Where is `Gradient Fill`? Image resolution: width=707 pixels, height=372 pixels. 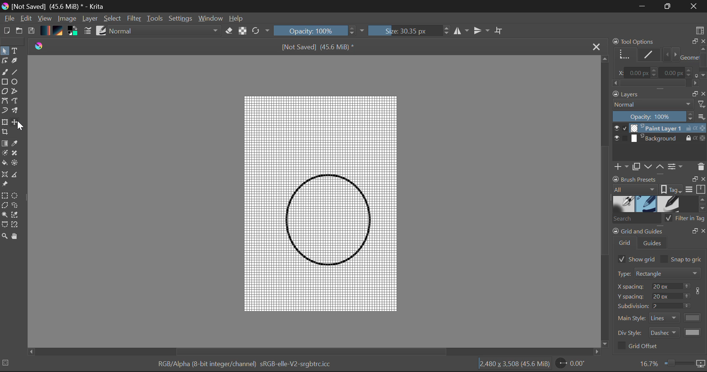
Gradient Fill is located at coordinates (5, 143).